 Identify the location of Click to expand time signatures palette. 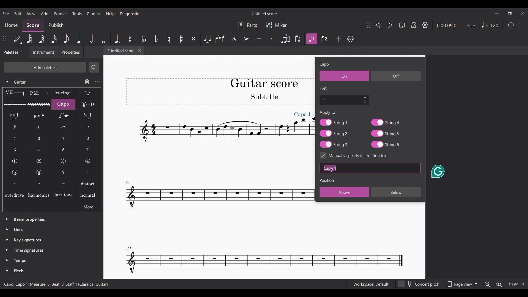
(7, 250).